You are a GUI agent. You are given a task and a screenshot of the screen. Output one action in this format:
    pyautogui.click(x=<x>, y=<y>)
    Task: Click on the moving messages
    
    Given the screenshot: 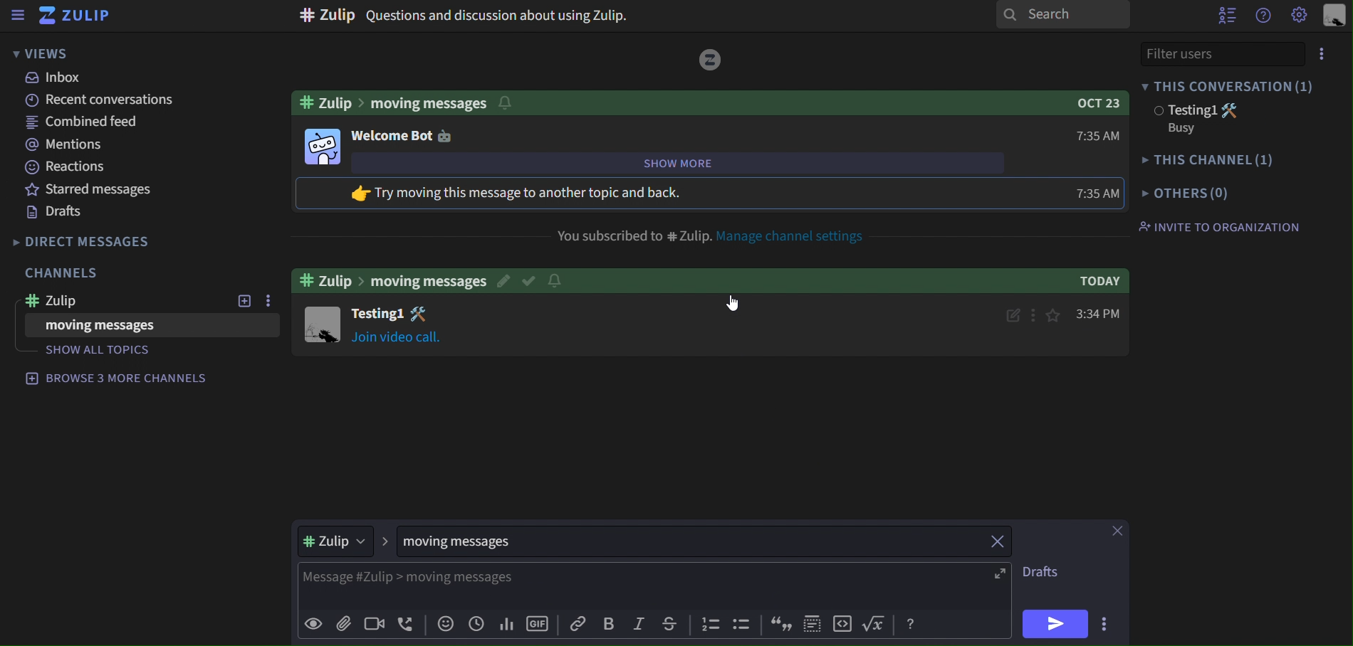 What is the action you would take?
    pyautogui.click(x=108, y=325)
    